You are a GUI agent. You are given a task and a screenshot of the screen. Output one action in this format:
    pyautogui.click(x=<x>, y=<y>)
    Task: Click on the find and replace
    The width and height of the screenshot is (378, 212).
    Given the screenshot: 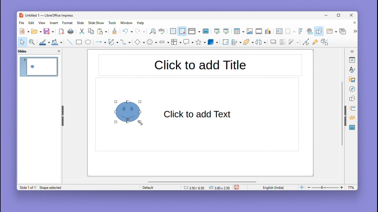 What is the action you would take?
    pyautogui.click(x=152, y=31)
    